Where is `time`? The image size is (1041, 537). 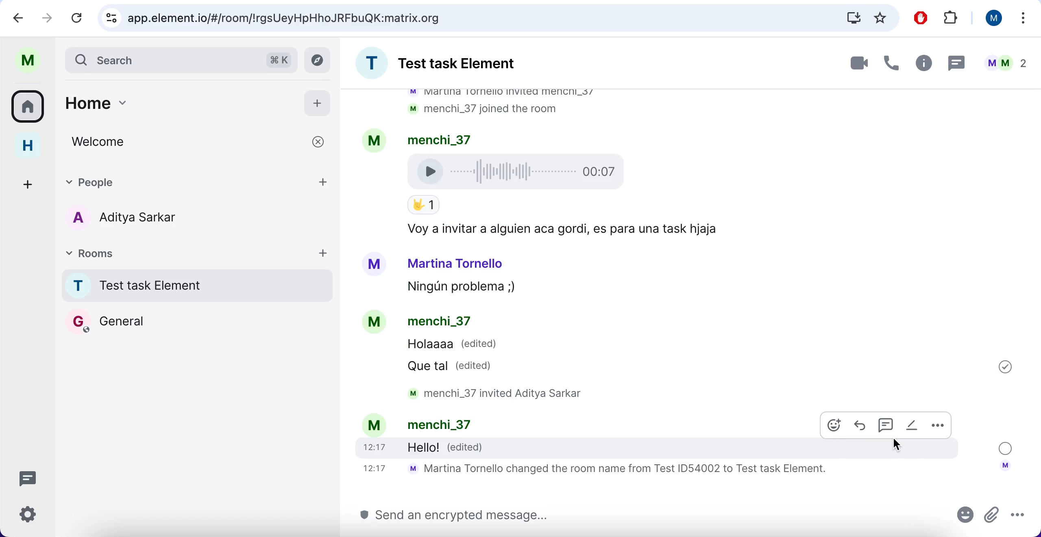
time is located at coordinates (371, 447).